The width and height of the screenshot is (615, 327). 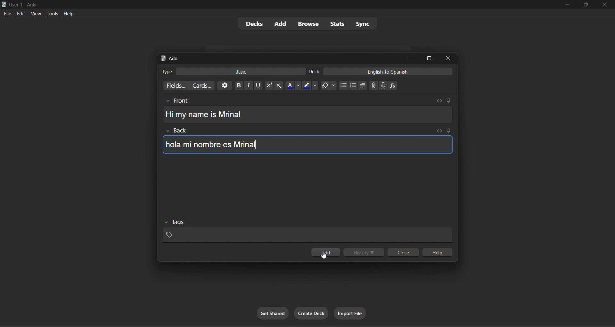 What do you see at coordinates (402, 253) in the screenshot?
I see `close` at bounding box center [402, 253].